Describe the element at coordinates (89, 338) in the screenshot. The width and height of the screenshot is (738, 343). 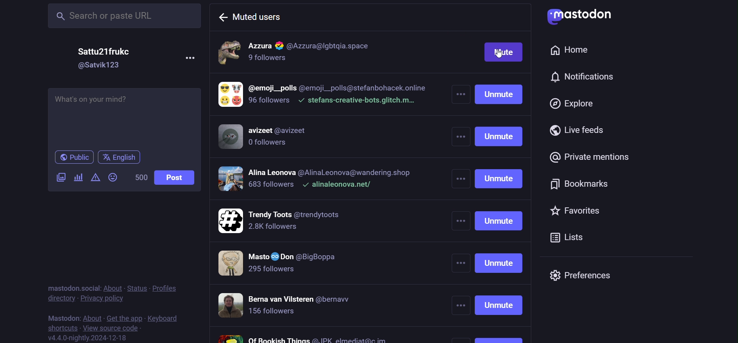
I see `version` at that location.